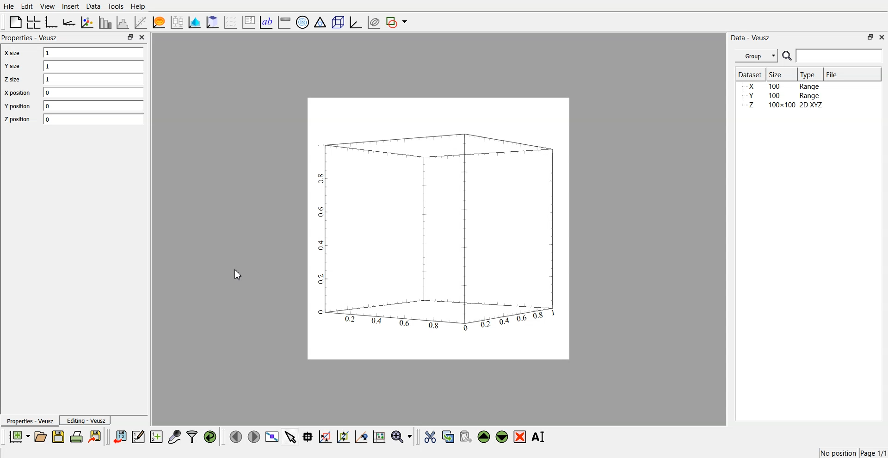  Describe the element at coordinates (870, 37) in the screenshot. I see `Maximize` at that location.